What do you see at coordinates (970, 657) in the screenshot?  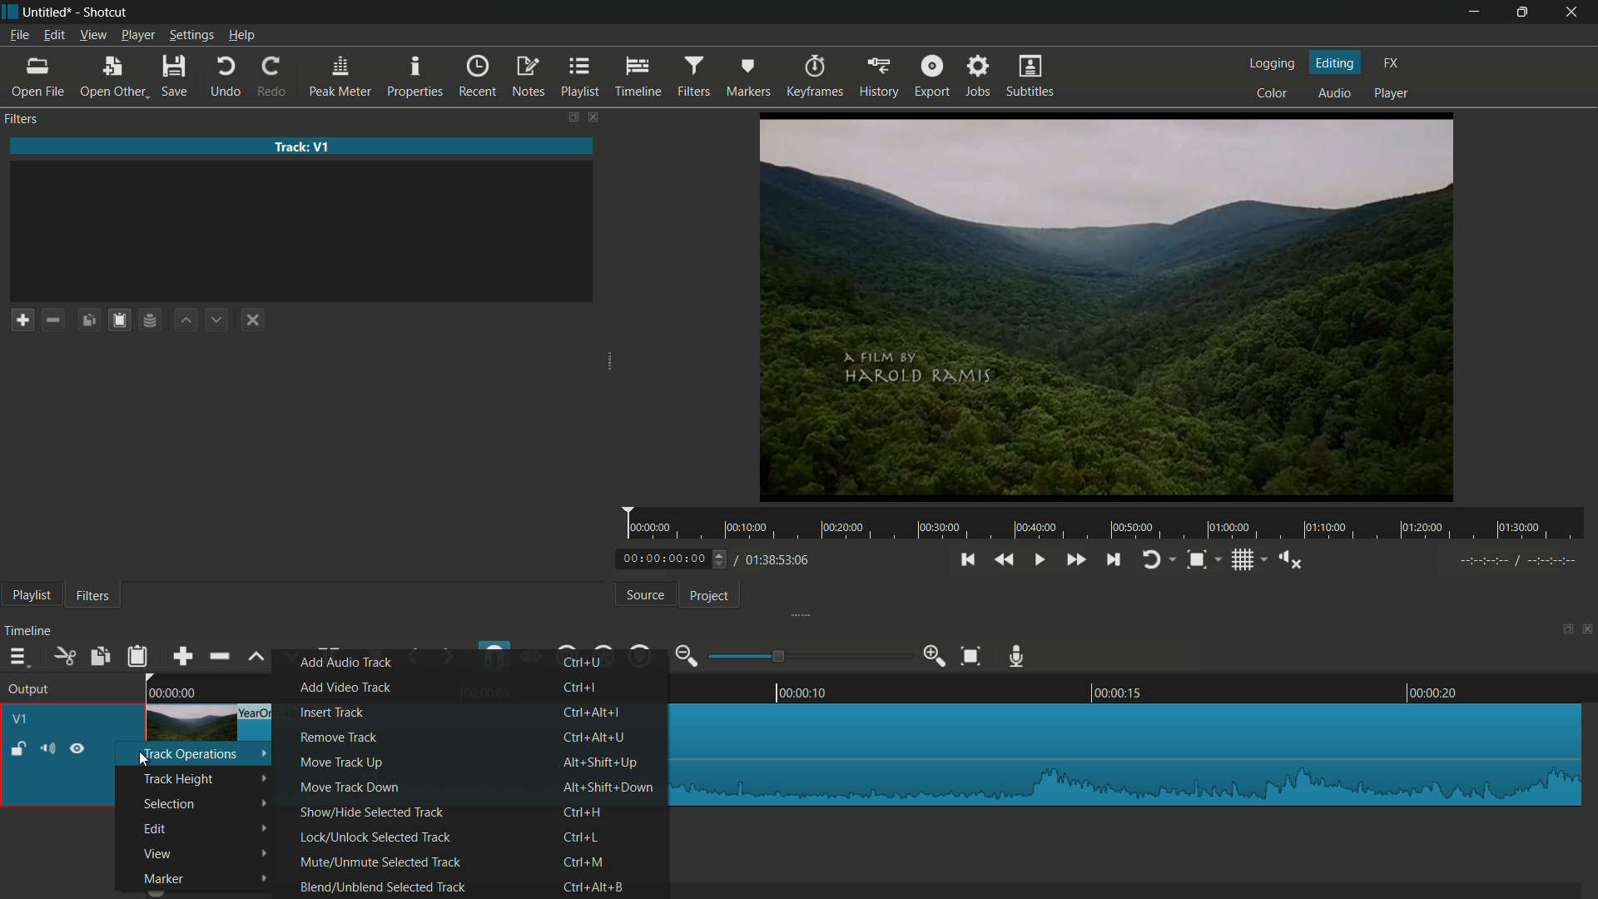 I see `zoom timeline to fit` at bounding box center [970, 657].